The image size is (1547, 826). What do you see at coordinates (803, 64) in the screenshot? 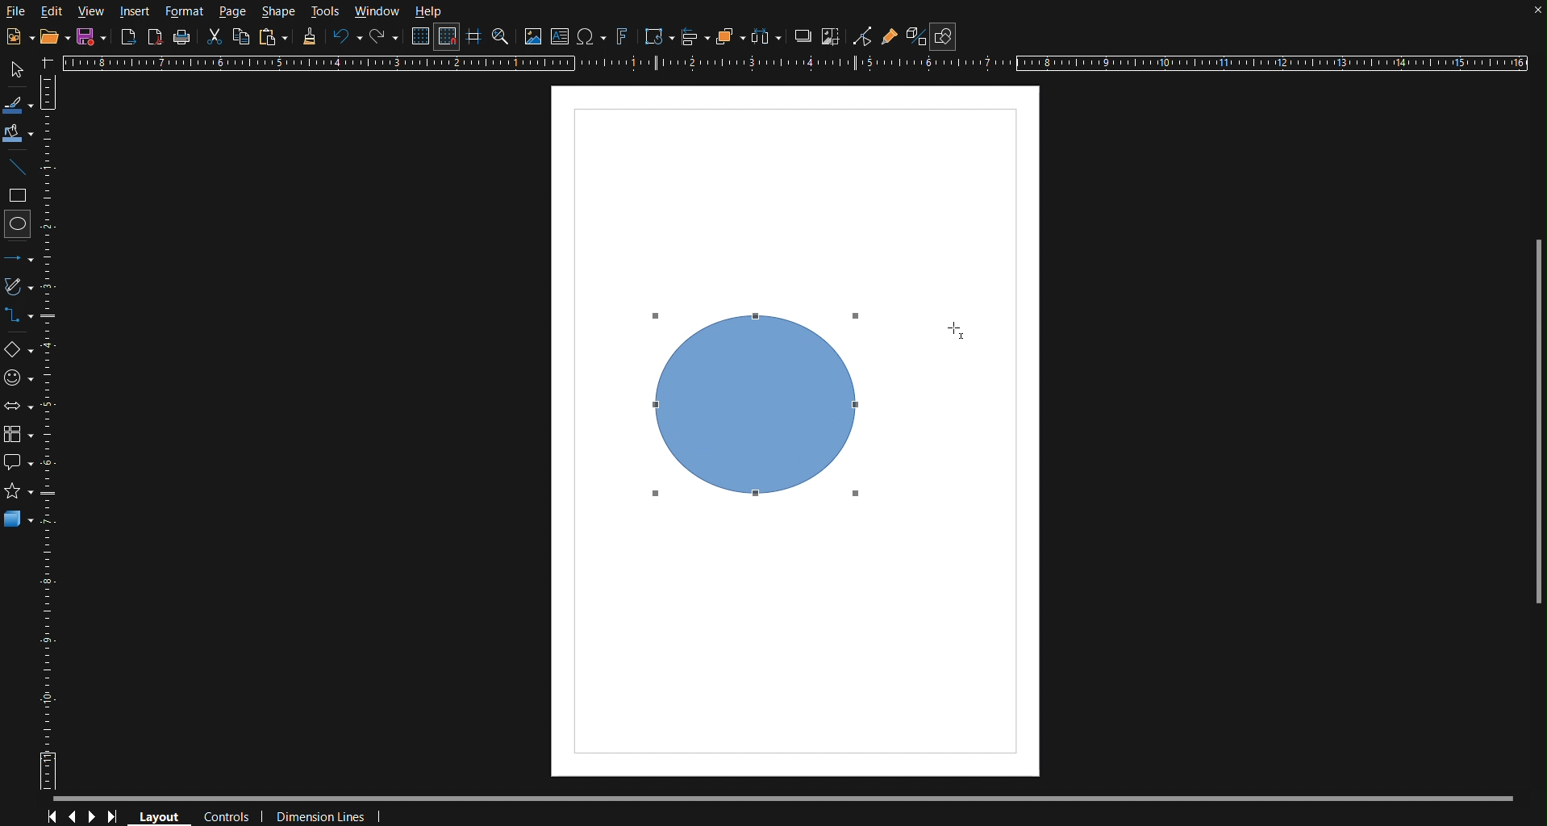
I see `Horizontal Ruler` at bounding box center [803, 64].